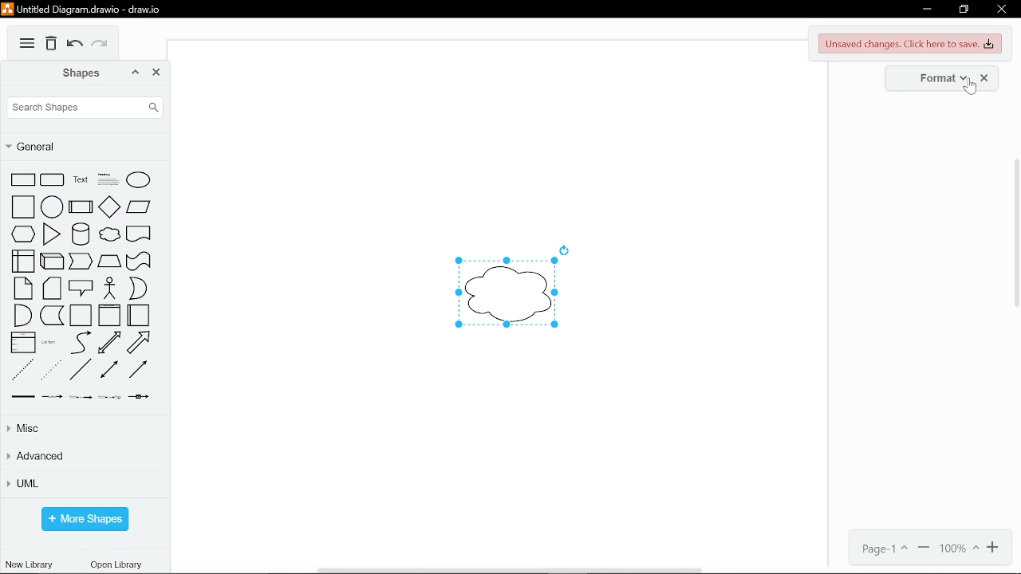 The width and height of the screenshot is (1021, 574). I want to click on circular rectangle, so click(53, 181).